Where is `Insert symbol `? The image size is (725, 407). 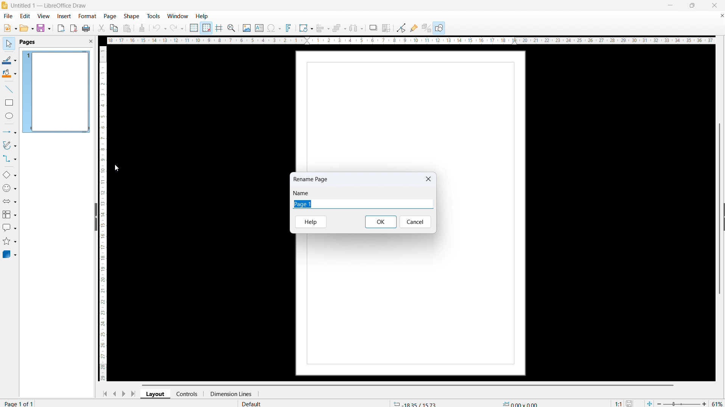
Insert symbol  is located at coordinates (275, 28).